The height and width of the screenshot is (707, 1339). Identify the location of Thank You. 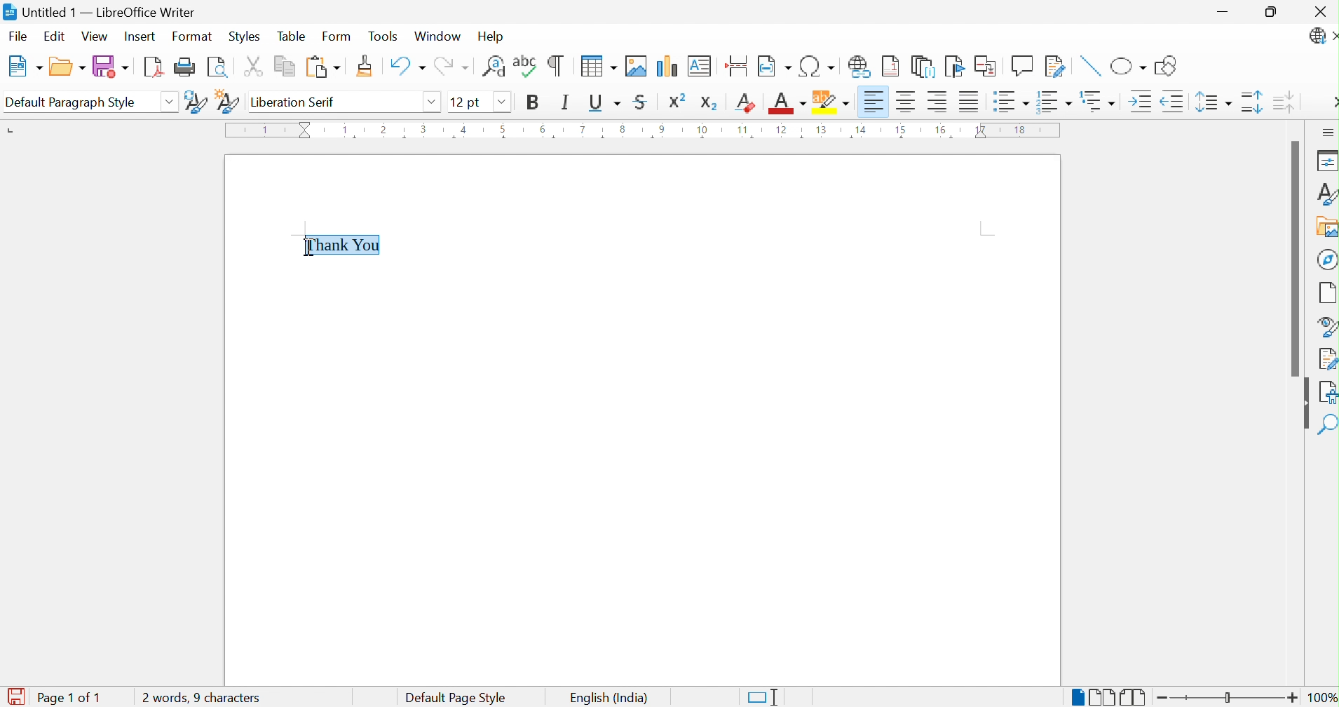
(346, 245).